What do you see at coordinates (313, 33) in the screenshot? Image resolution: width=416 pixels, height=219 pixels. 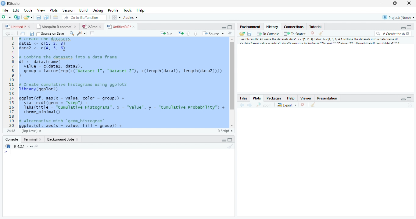 I see `Delete` at bounding box center [313, 33].